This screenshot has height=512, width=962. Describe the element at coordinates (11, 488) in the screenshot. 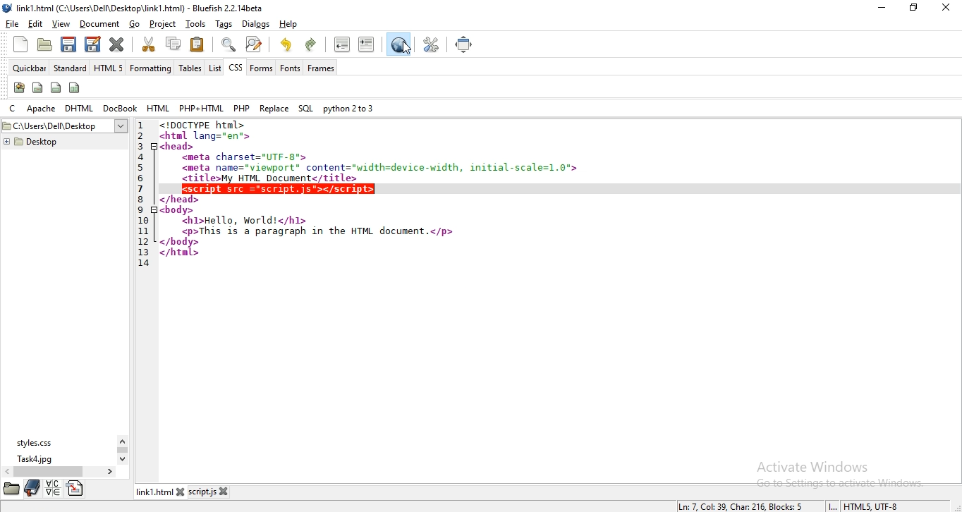

I see `file manager` at that location.